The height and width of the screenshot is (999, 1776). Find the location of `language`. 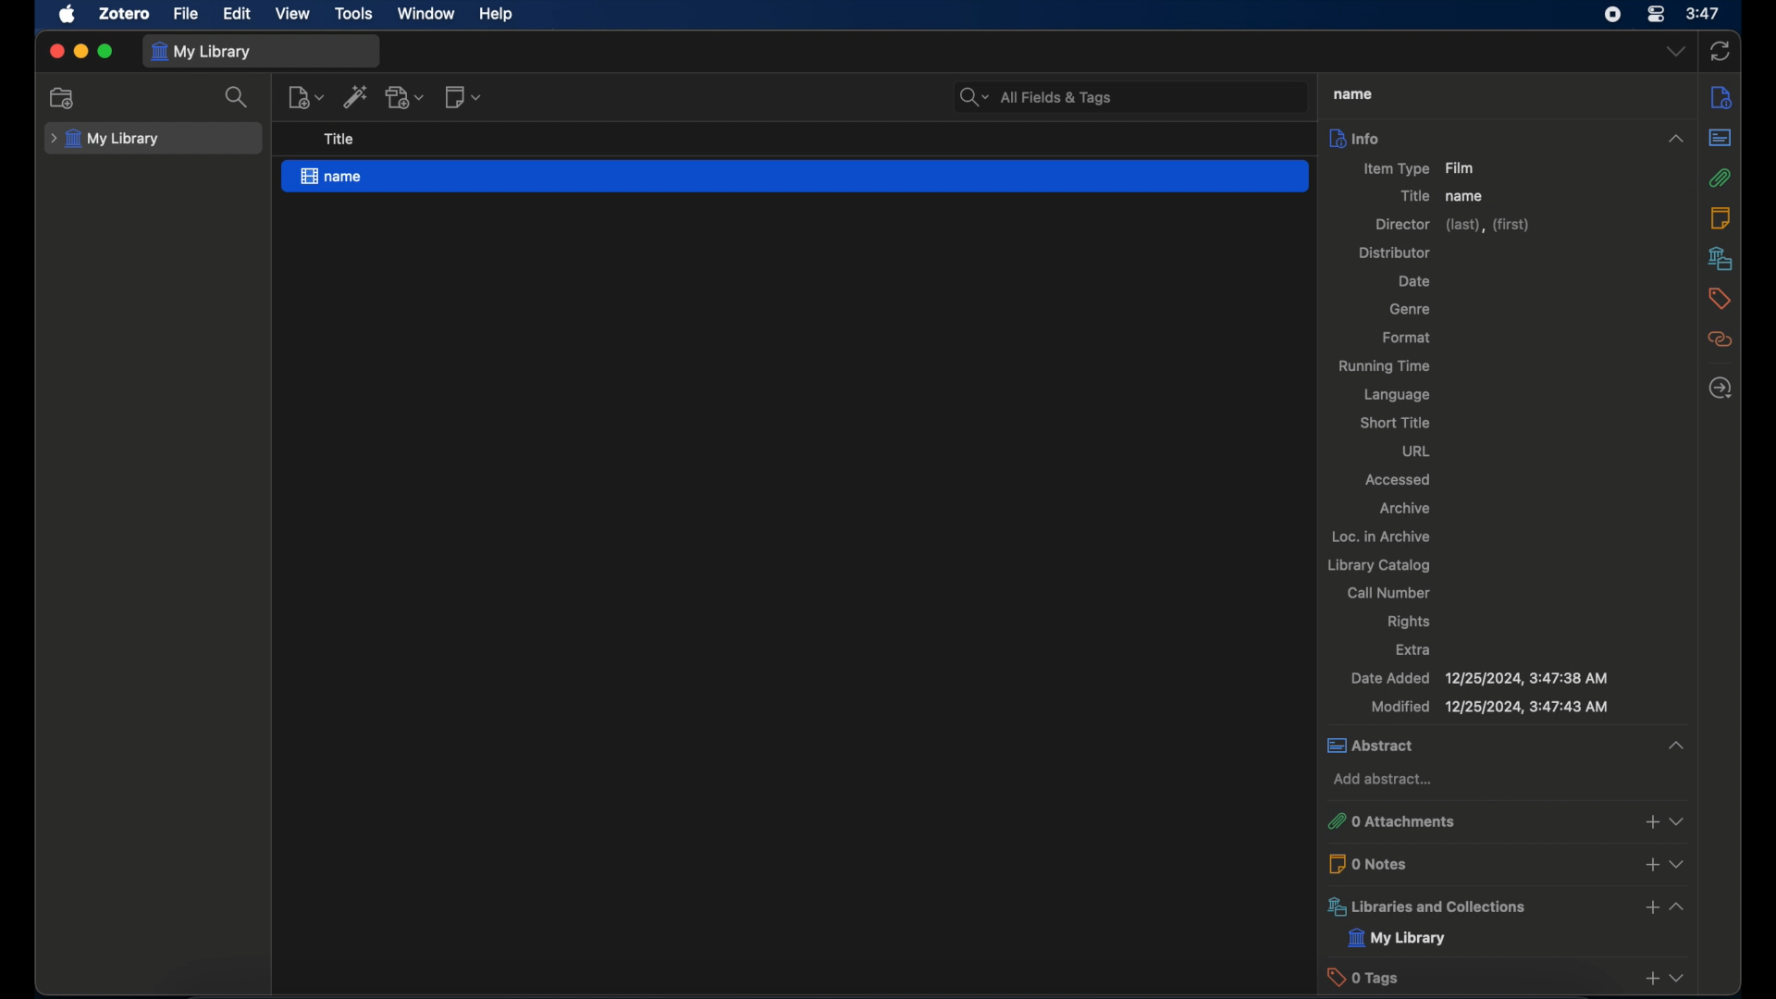

language is located at coordinates (1398, 396).